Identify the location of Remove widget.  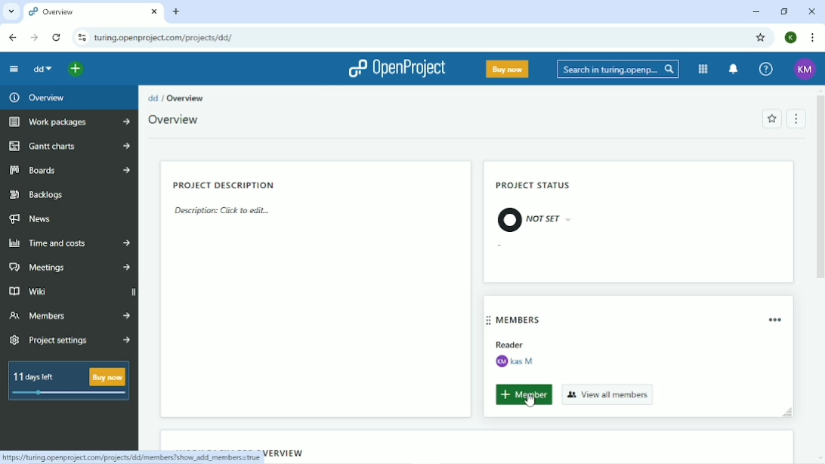
(777, 320).